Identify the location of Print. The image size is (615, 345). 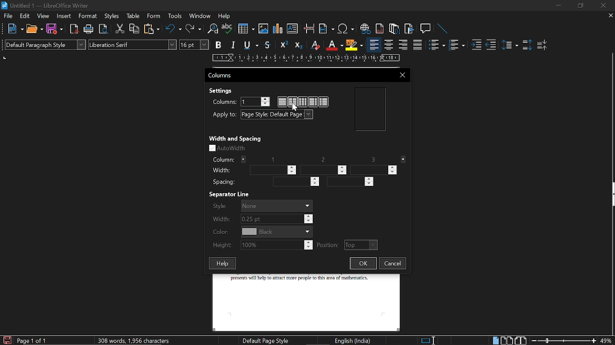
(89, 30).